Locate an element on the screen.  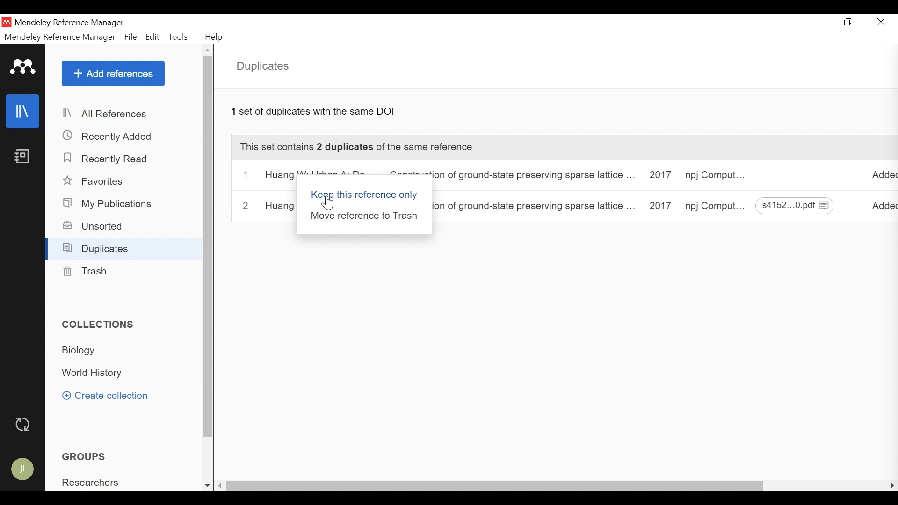
minimize is located at coordinates (816, 22).